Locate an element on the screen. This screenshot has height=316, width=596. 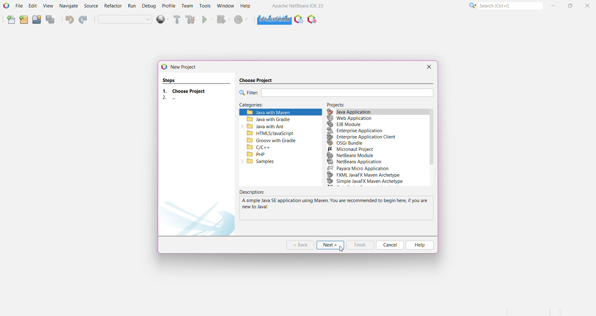
Navigate is located at coordinates (69, 6).